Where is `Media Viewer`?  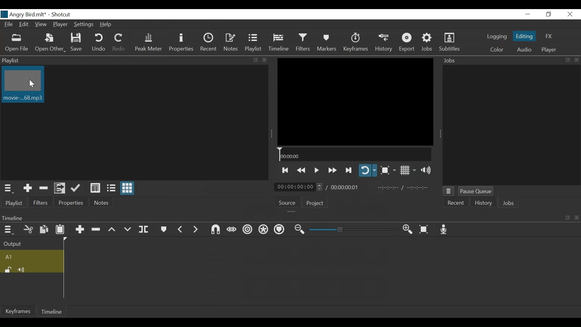
Media Viewer is located at coordinates (355, 102).